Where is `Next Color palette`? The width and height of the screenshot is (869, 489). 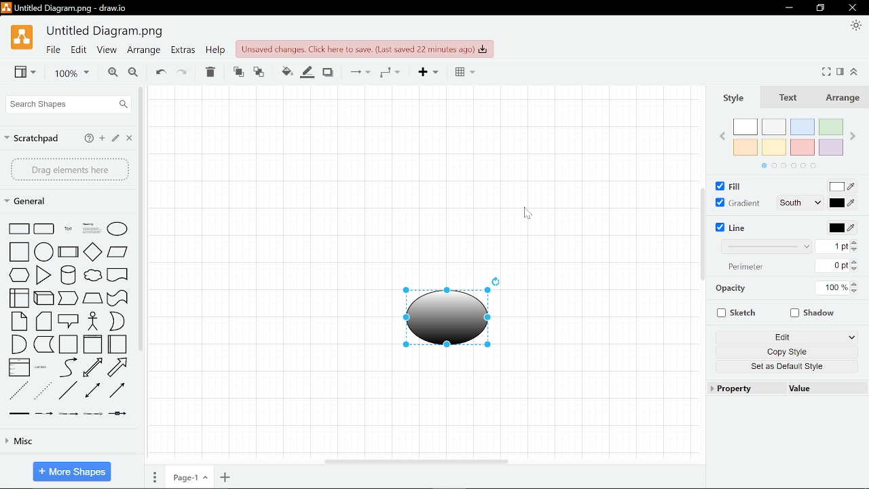 Next Color palette is located at coordinates (855, 137).